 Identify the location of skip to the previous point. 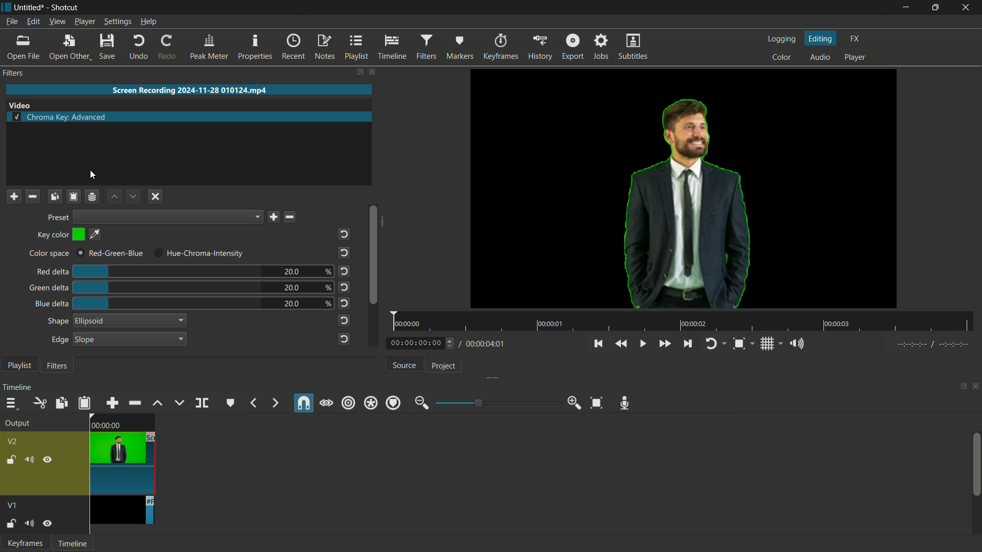
(599, 344).